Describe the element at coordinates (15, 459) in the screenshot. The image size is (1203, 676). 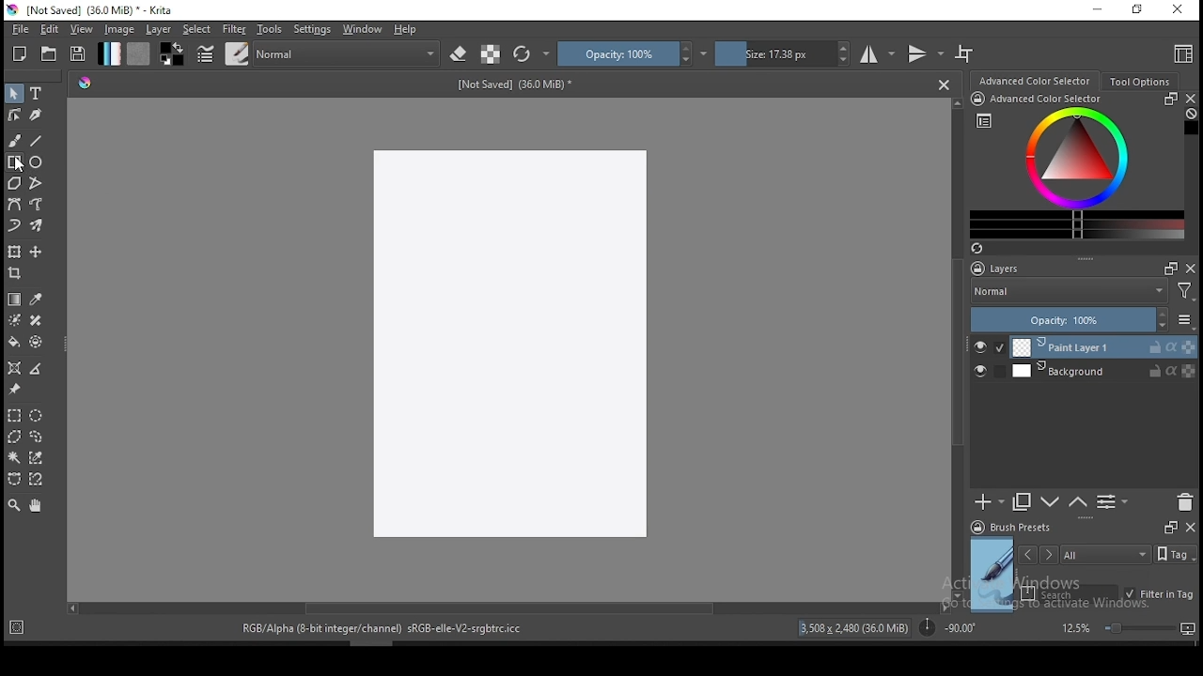
I see `contiguous selection tool` at that location.